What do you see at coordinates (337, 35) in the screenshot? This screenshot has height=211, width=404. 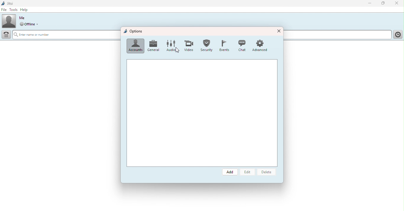 I see `enter name or number` at bounding box center [337, 35].